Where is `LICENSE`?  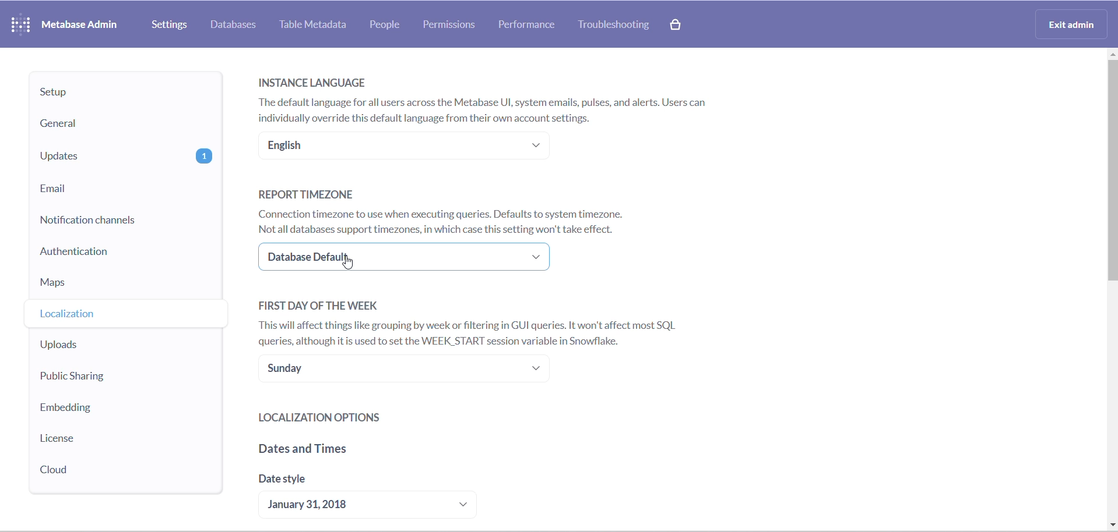 LICENSE is located at coordinates (101, 439).